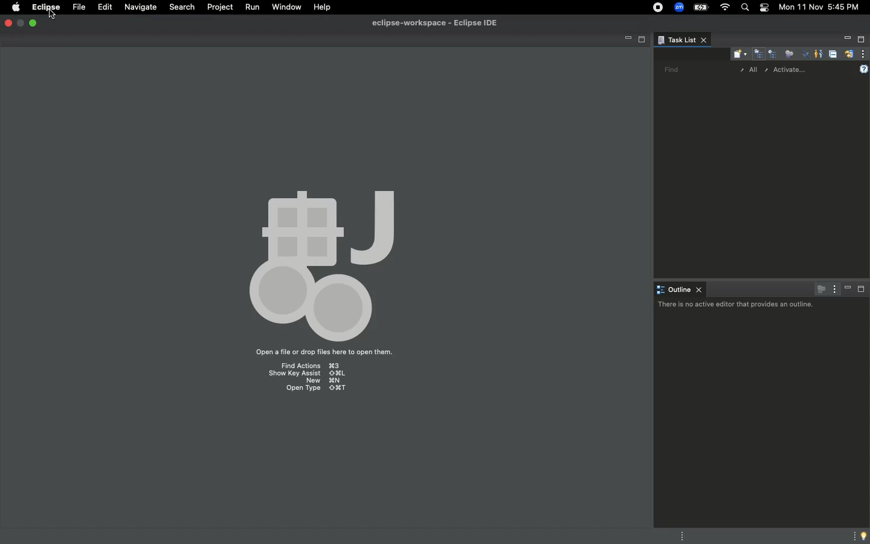 The image size is (870, 544). I want to click on Navigate, so click(140, 7).